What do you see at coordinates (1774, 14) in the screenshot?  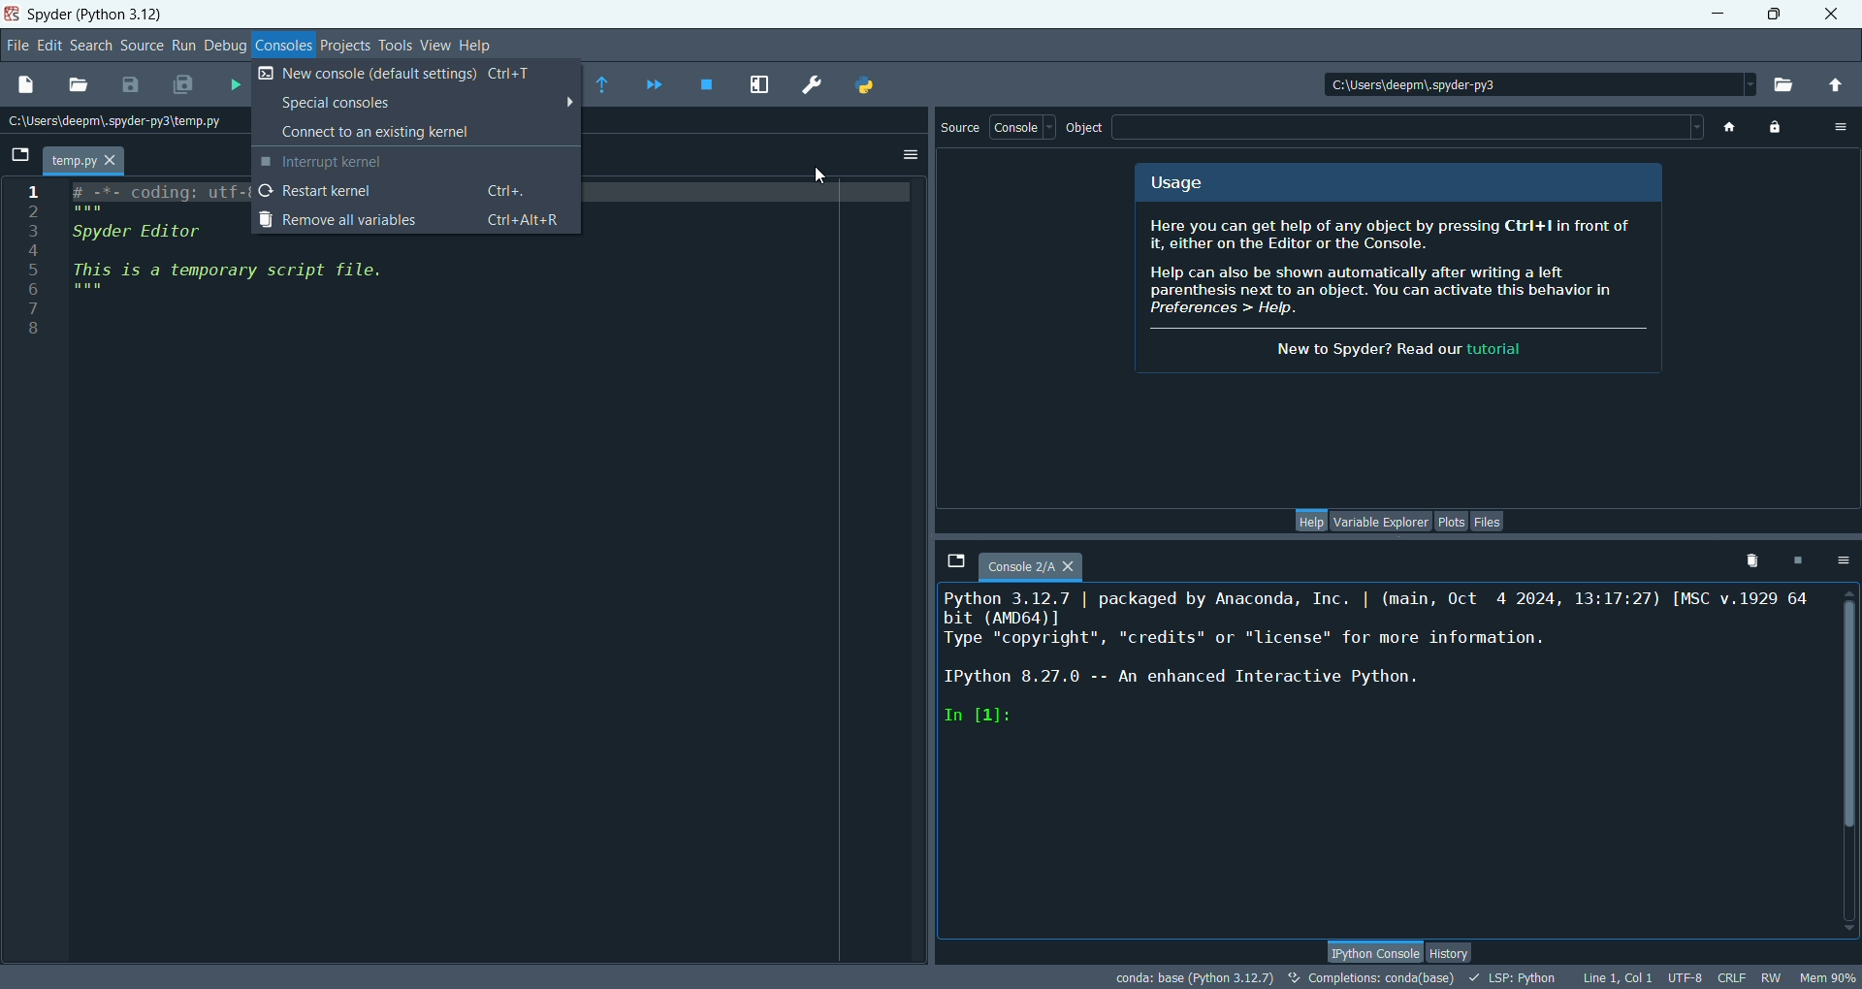 I see `maximize` at bounding box center [1774, 14].